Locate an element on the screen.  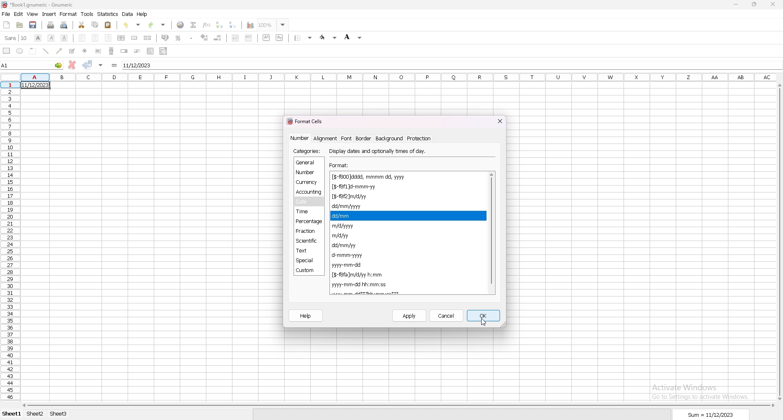
fraction is located at coordinates (307, 231).